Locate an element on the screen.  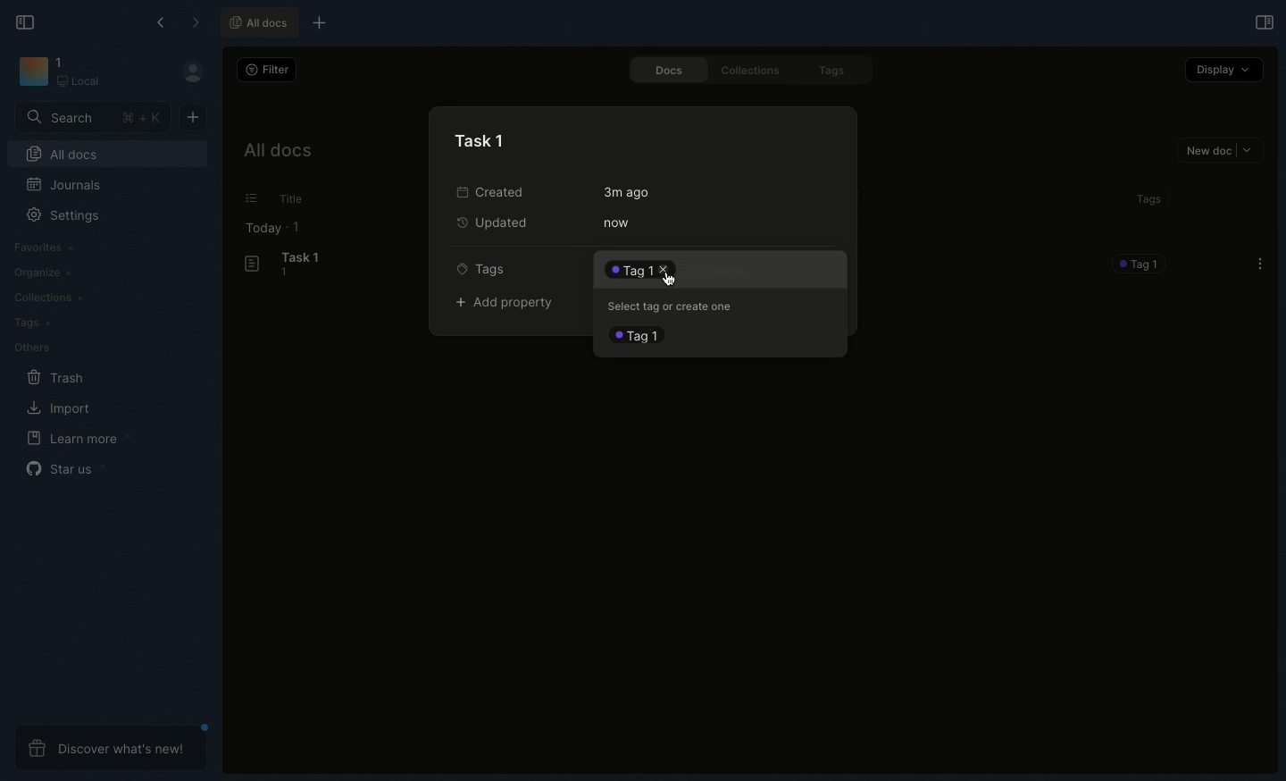
Journals is located at coordinates (60, 183).